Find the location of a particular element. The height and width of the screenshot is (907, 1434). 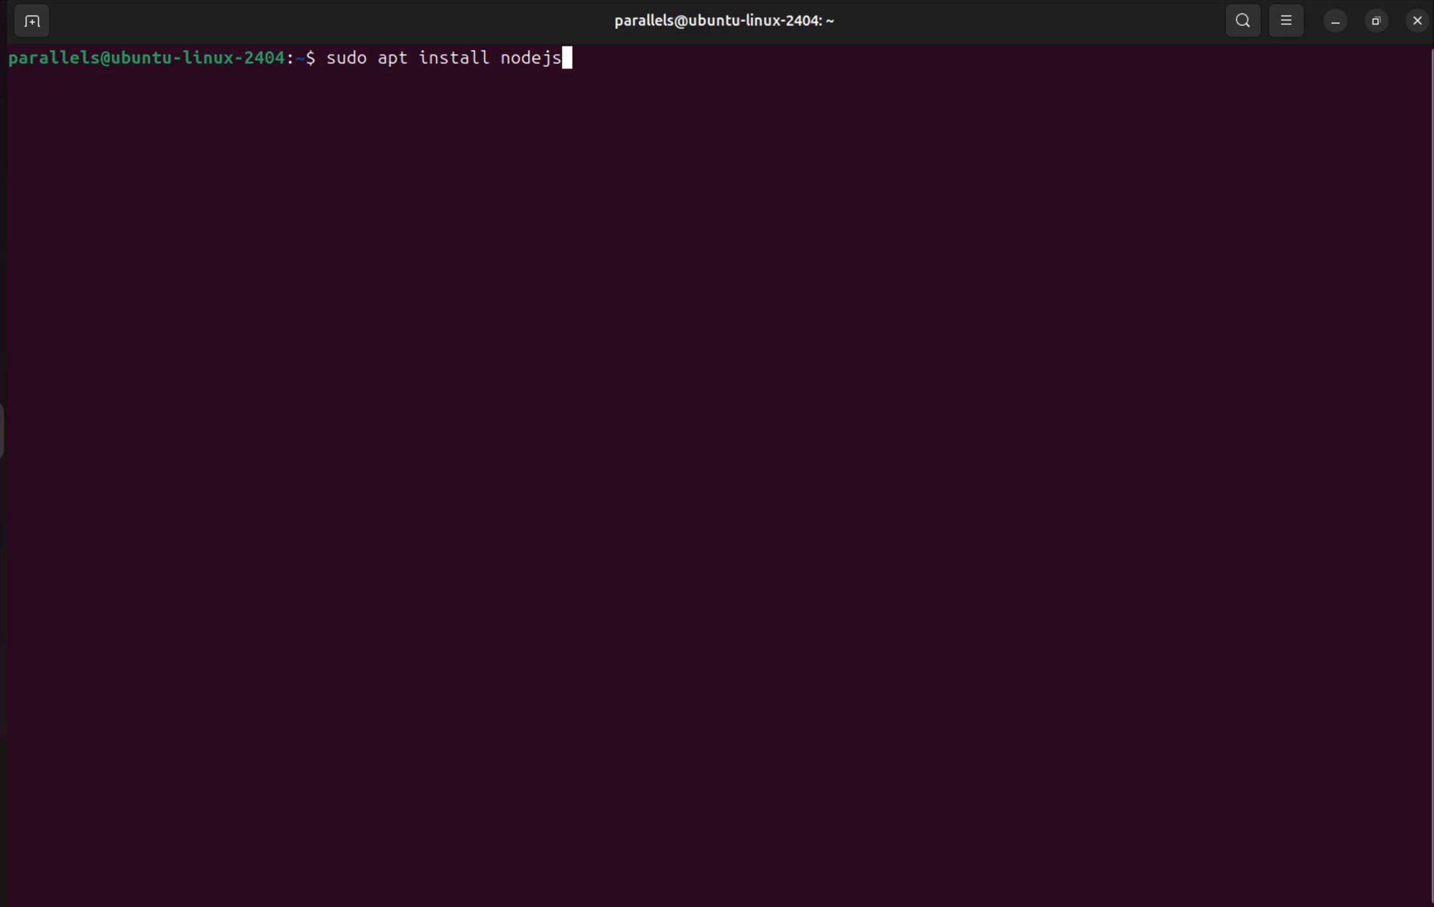

search is located at coordinates (1245, 21).